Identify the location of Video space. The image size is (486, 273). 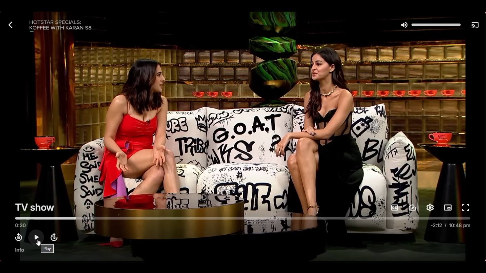
(242, 117).